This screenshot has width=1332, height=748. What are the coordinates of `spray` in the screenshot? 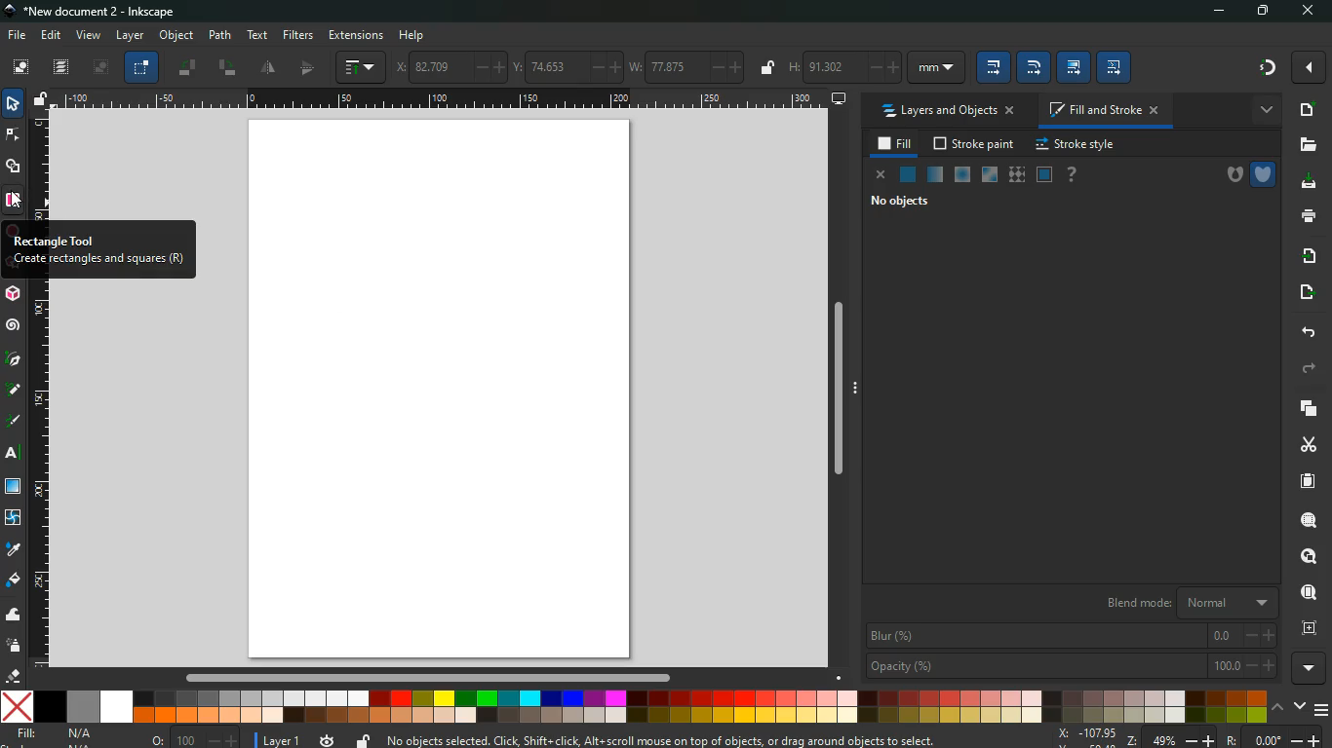 It's located at (14, 647).